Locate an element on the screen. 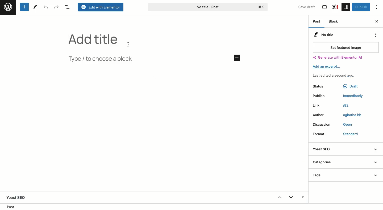 The image size is (383, 210). Open is located at coordinates (347, 124).